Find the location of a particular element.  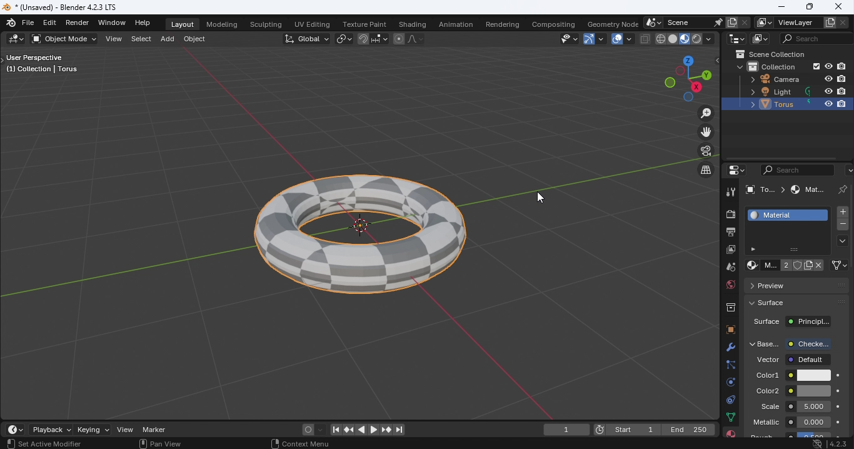

Toggle the camera view is located at coordinates (708, 151).